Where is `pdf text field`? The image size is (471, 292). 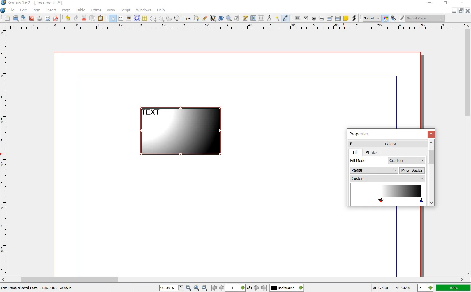 pdf text field is located at coordinates (322, 18).